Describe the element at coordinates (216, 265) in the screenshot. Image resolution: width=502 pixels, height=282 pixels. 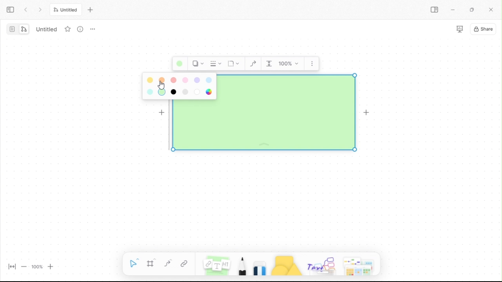
I see `notes` at that location.